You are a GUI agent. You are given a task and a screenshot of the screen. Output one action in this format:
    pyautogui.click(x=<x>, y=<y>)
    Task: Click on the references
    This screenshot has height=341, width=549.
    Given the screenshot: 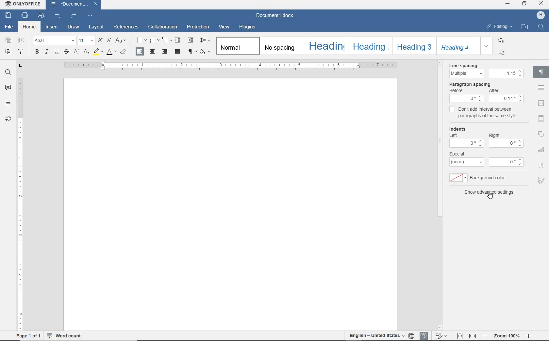 What is the action you would take?
    pyautogui.click(x=126, y=26)
    